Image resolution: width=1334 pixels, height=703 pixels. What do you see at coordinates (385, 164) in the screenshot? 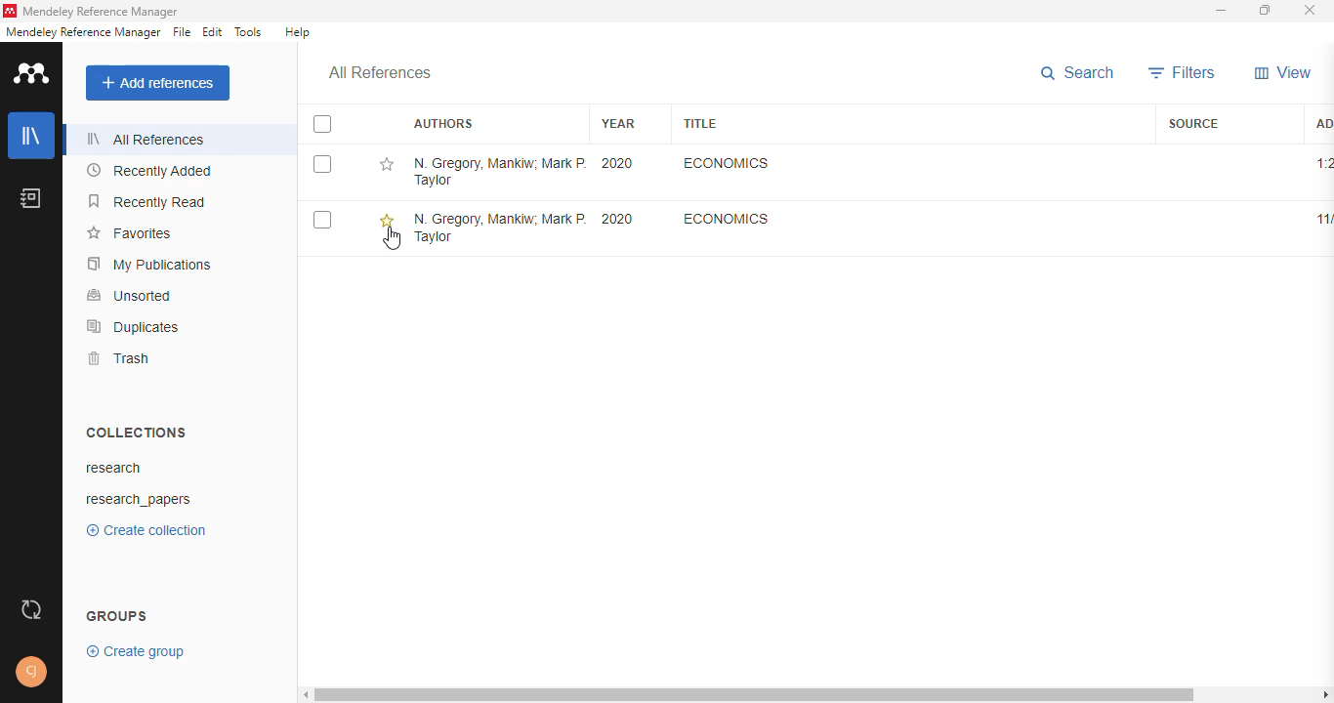
I see `add this reference to favorites` at bounding box center [385, 164].